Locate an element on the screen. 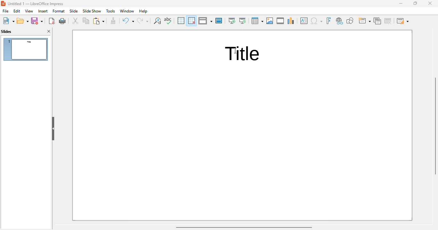  slides is located at coordinates (6, 32).